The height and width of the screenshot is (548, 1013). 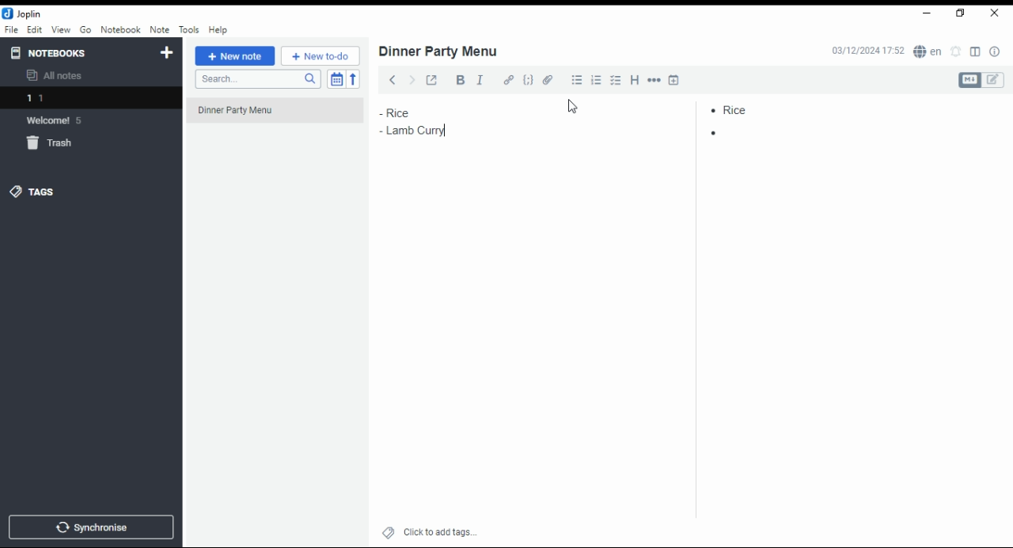 What do you see at coordinates (389, 78) in the screenshot?
I see `back` at bounding box center [389, 78].